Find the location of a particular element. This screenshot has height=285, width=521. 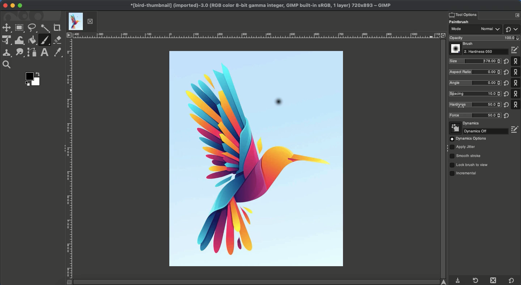

Incremental is located at coordinates (465, 174).